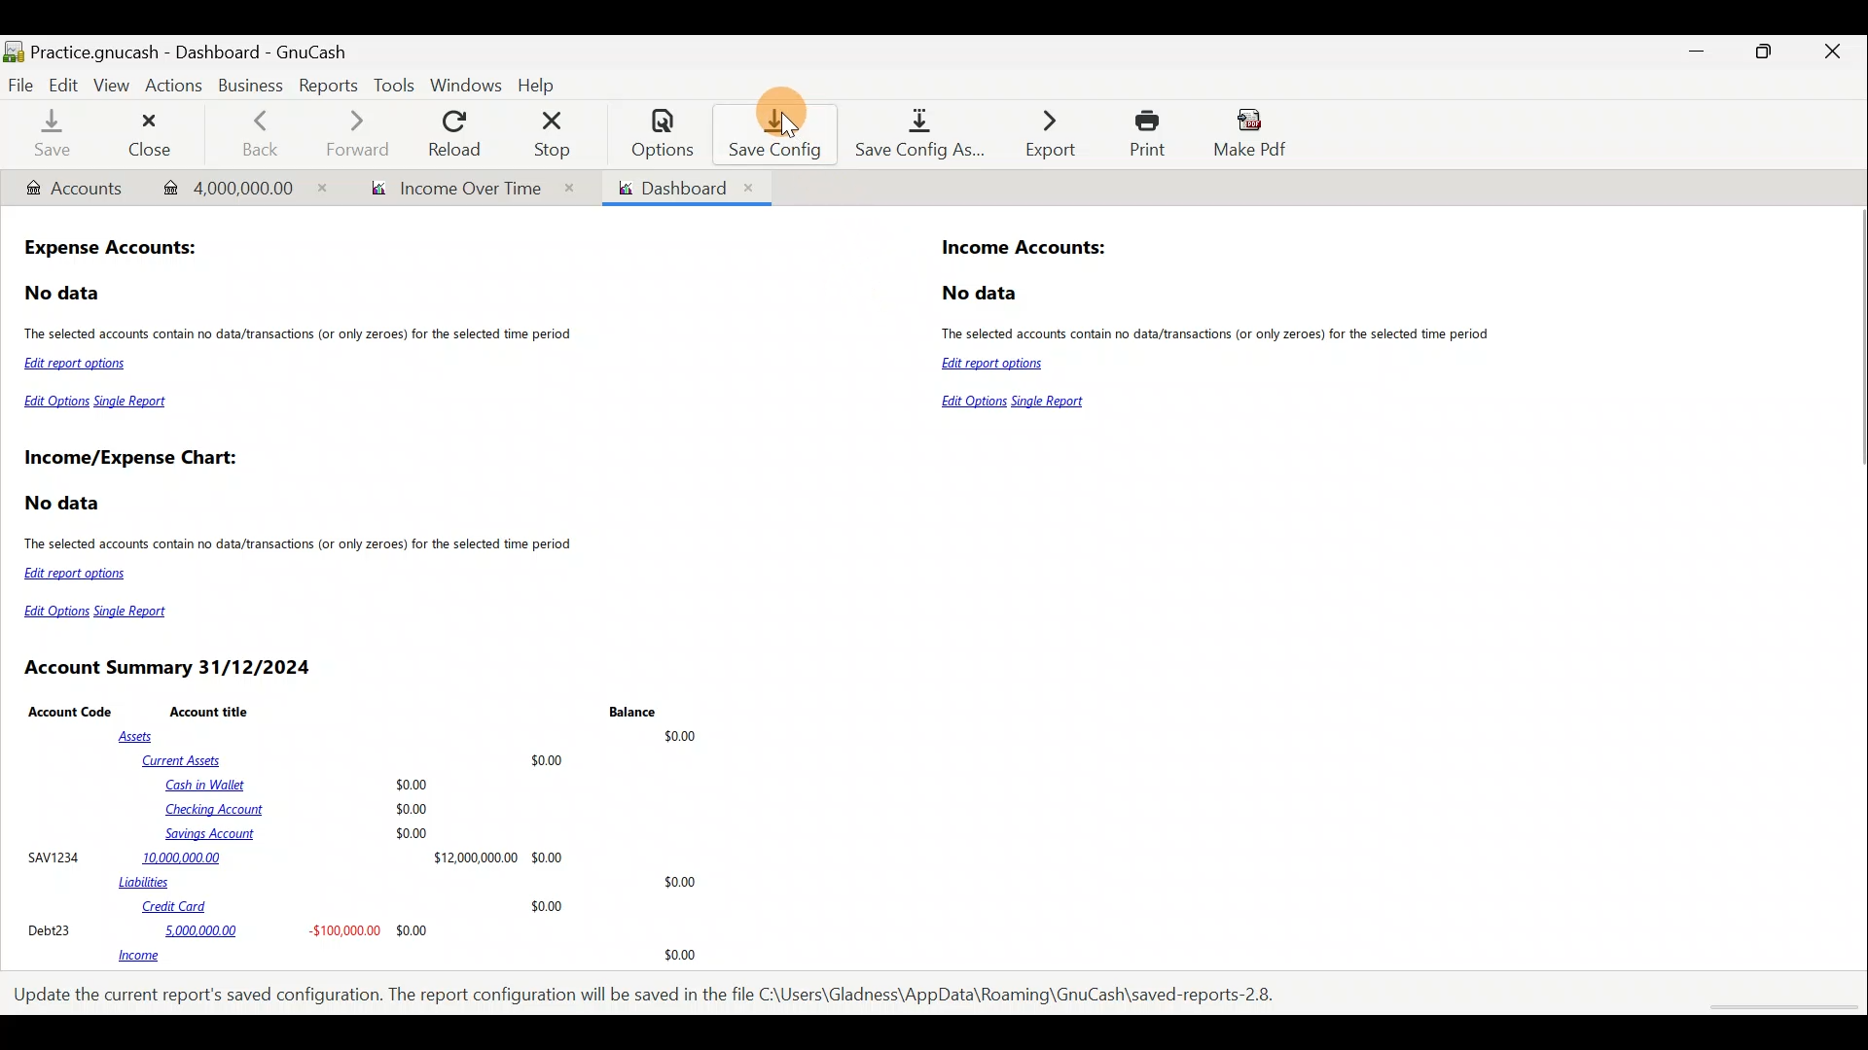  Describe the element at coordinates (354, 907) in the screenshot. I see `Credit Card $0.00` at that location.